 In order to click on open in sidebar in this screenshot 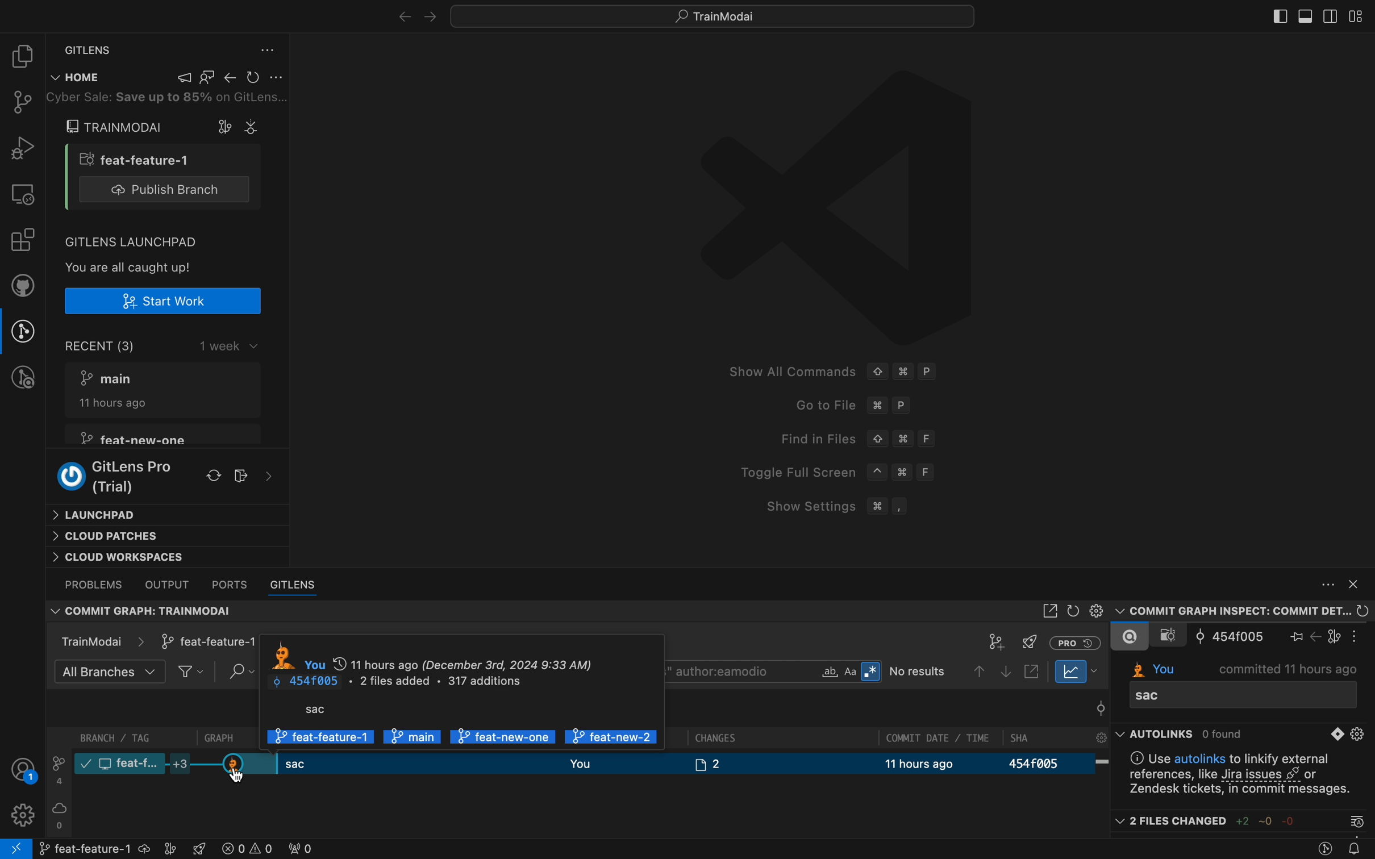, I will do `click(1051, 611)`.